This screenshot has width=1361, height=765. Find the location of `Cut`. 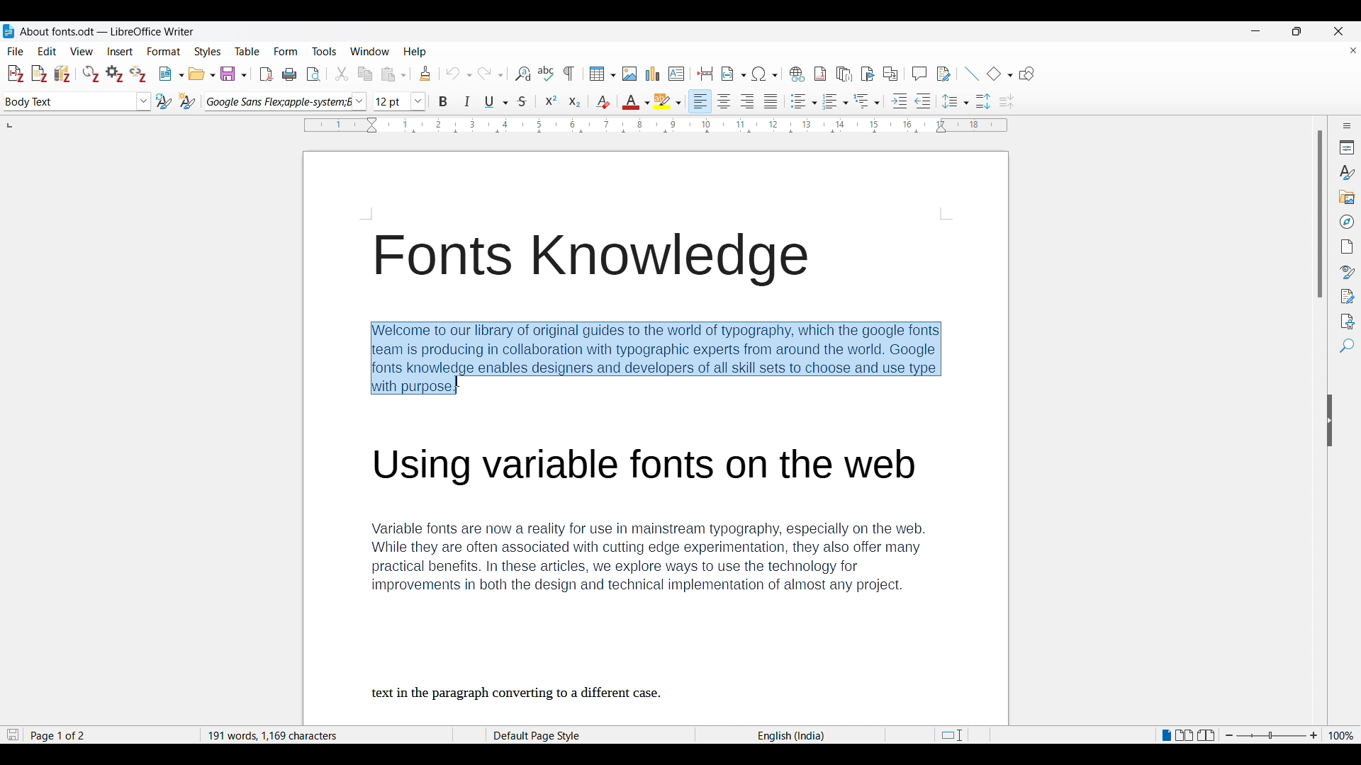

Cut is located at coordinates (342, 74).